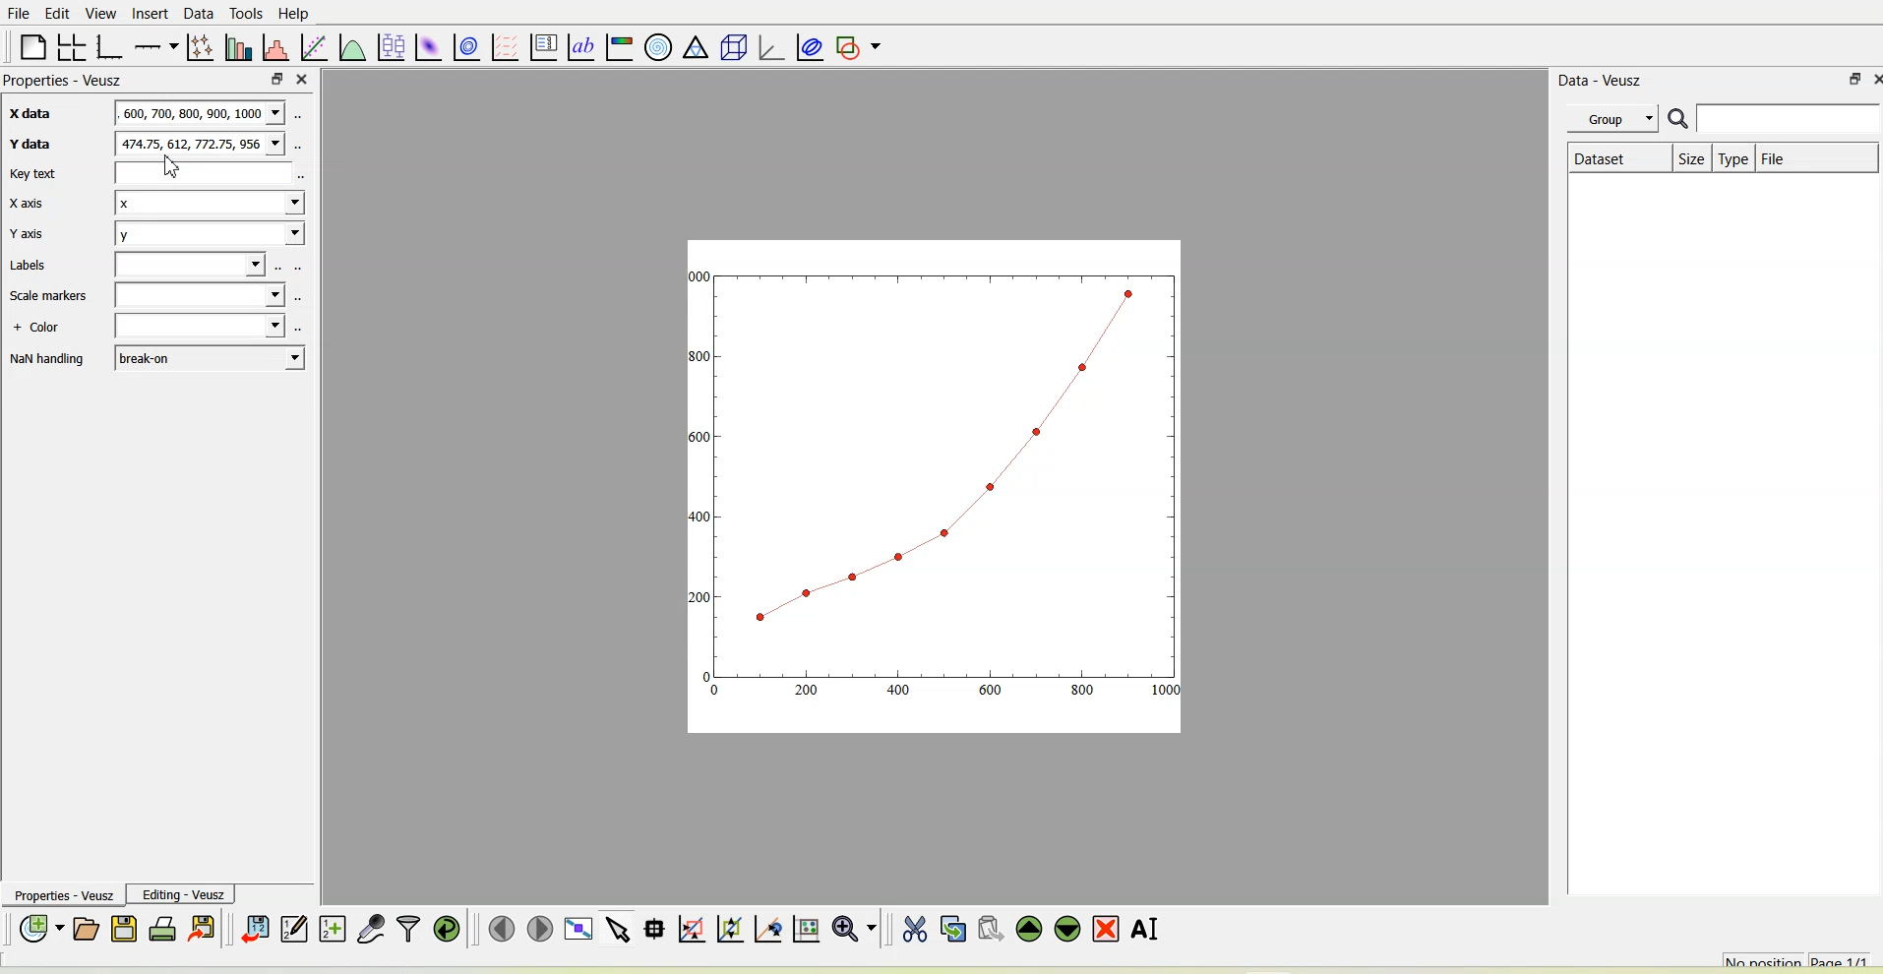  Describe the element at coordinates (280, 267) in the screenshot. I see `select using dataset browser` at that location.